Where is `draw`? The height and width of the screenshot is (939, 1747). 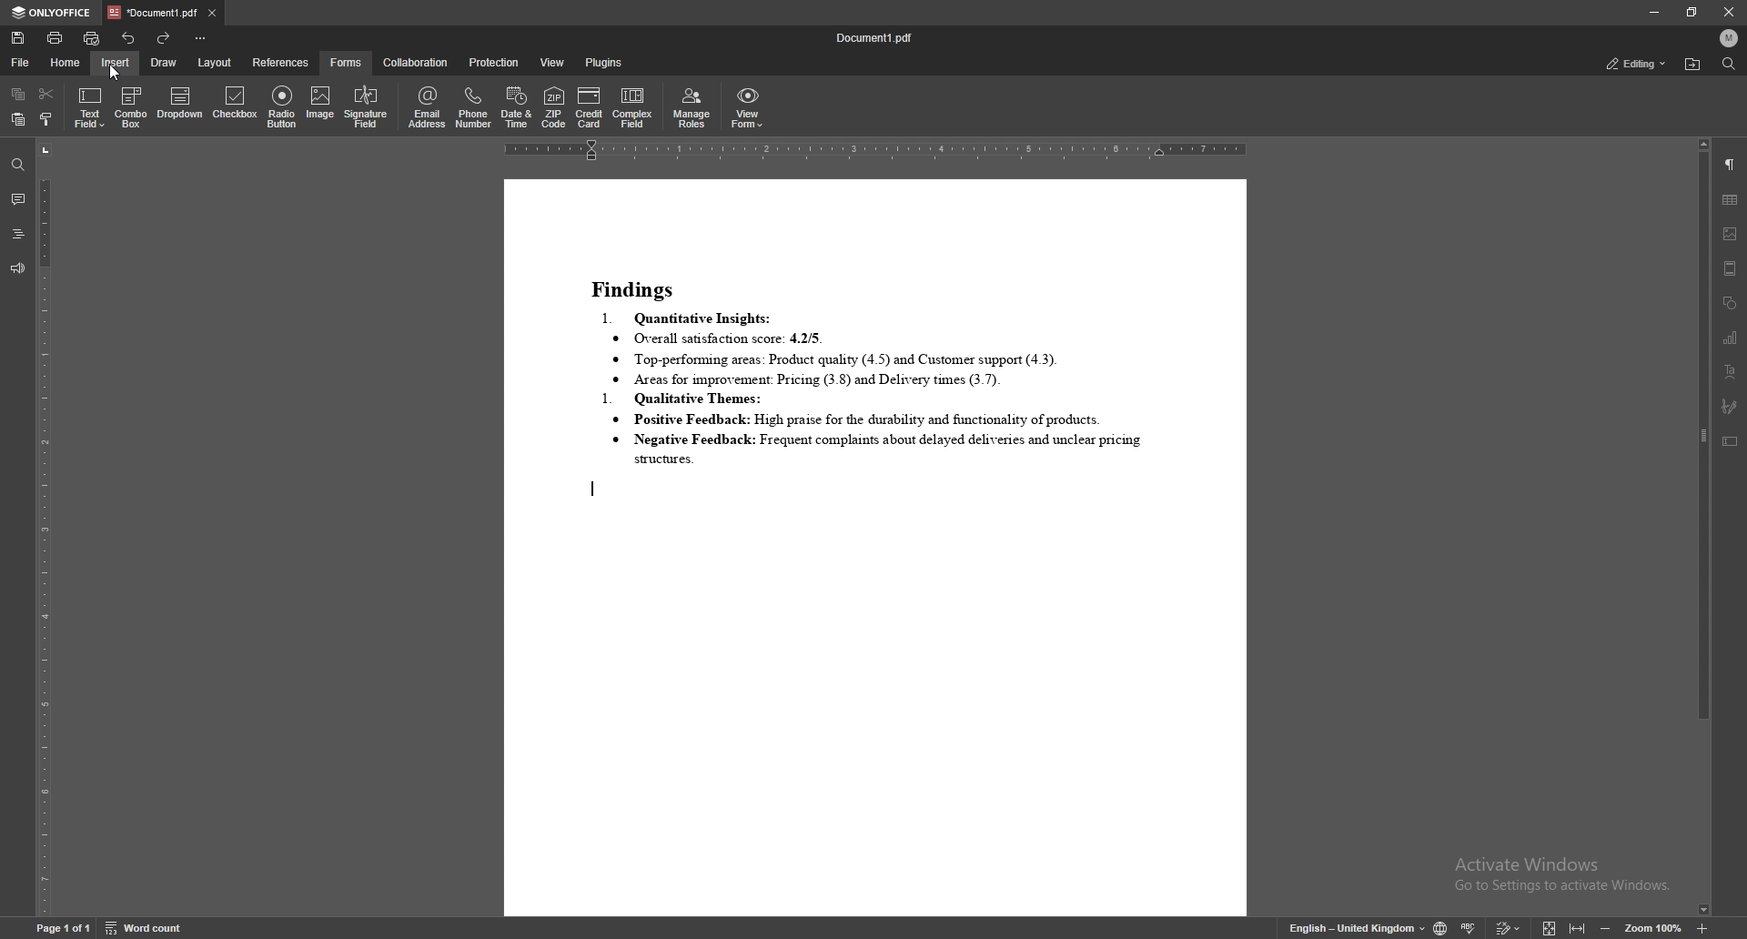 draw is located at coordinates (165, 62).